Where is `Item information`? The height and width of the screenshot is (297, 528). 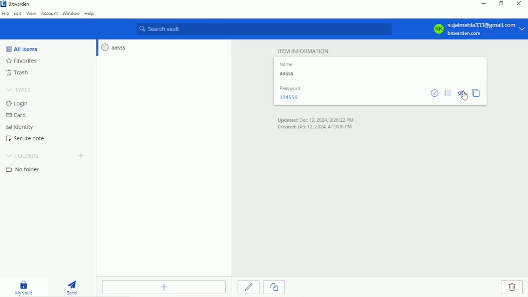 Item information is located at coordinates (303, 49).